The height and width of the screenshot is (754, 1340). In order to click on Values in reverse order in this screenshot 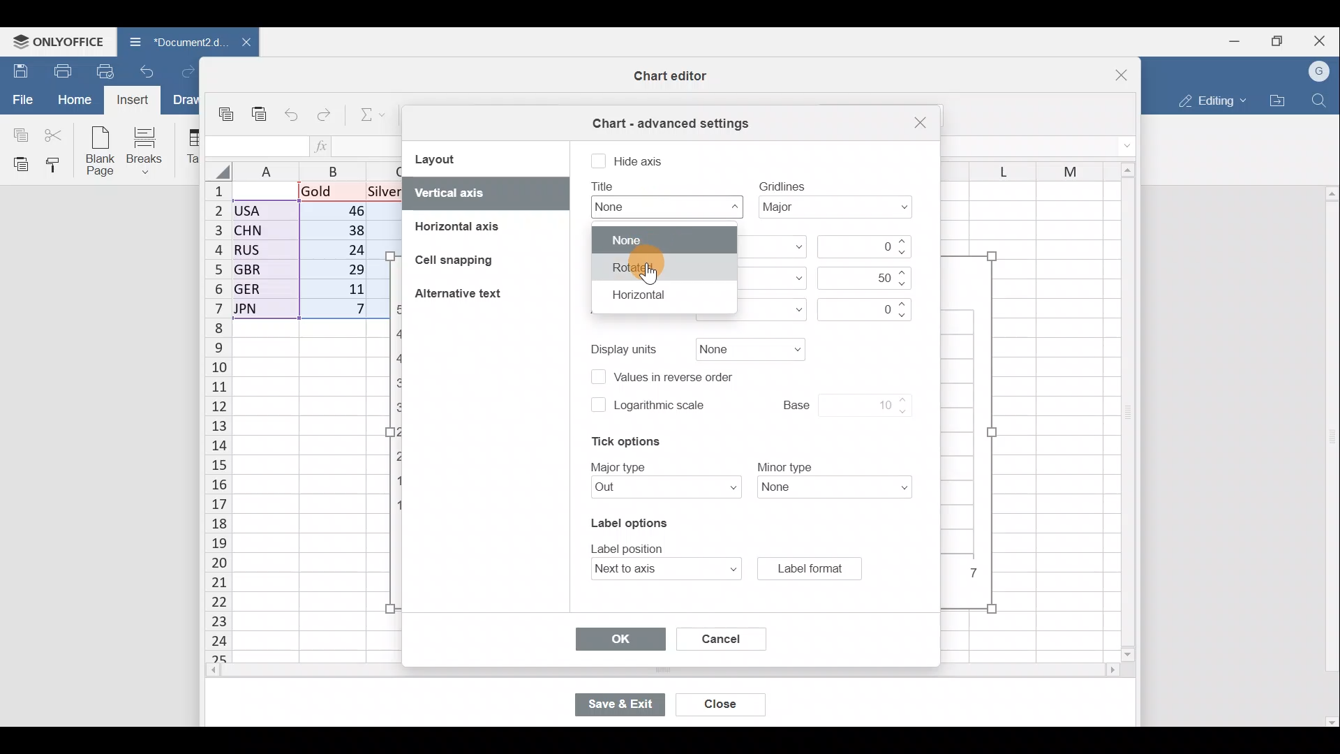, I will do `click(679, 376)`.